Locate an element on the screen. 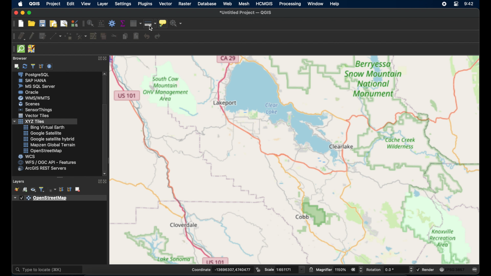  layers is located at coordinates (19, 181).